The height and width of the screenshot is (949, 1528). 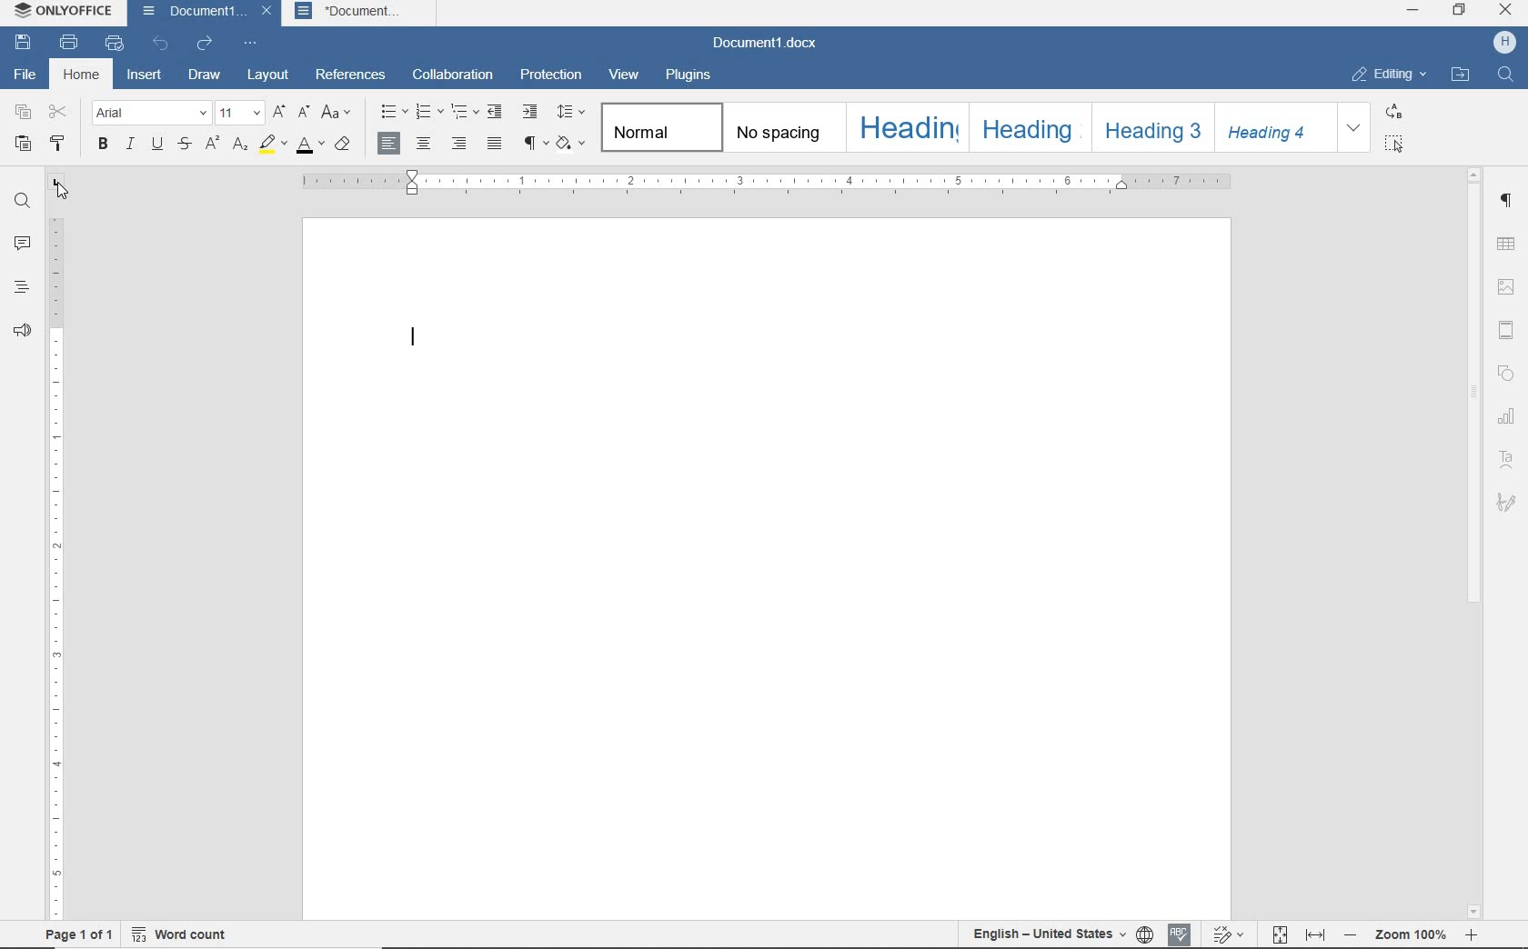 What do you see at coordinates (1507, 461) in the screenshot?
I see `TEXT ART` at bounding box center [1507, 461].